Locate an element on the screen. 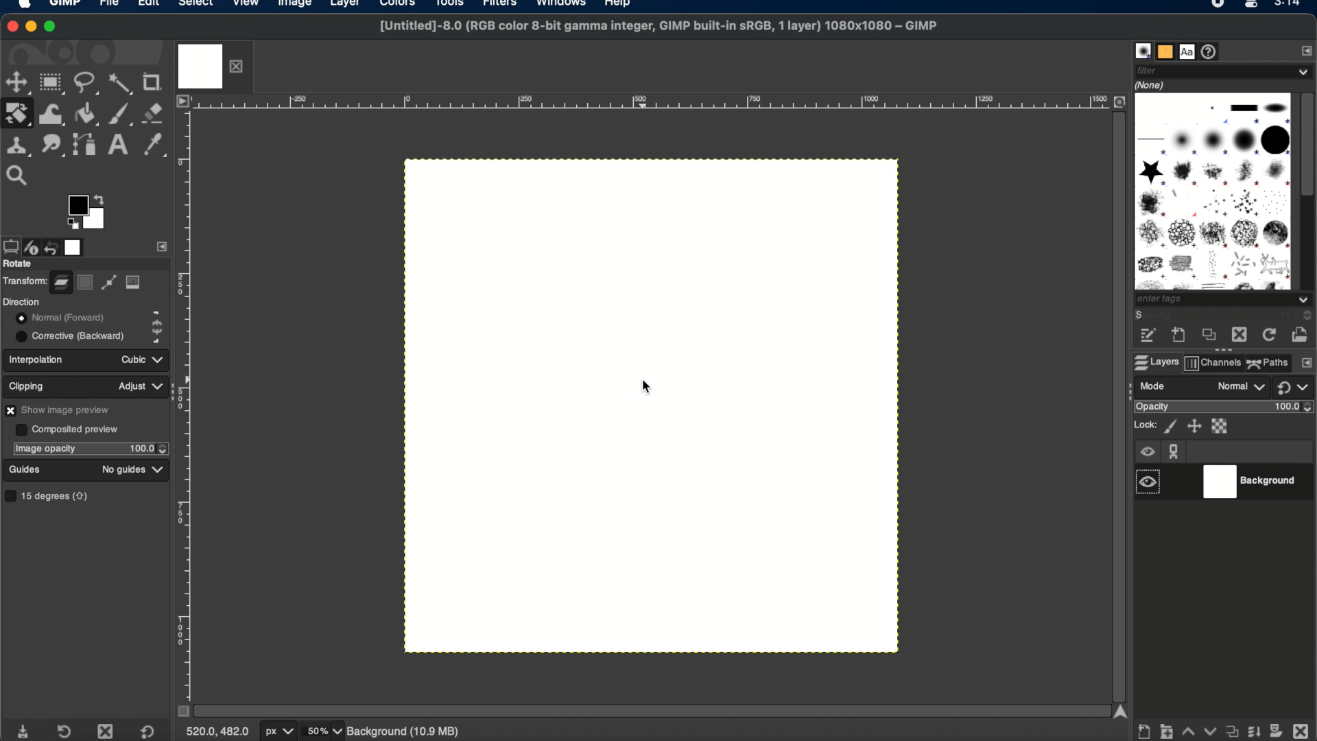 This screenshot has width=1317, height=741. opacity level stepper buttons is located at coordinates (1295, 407).